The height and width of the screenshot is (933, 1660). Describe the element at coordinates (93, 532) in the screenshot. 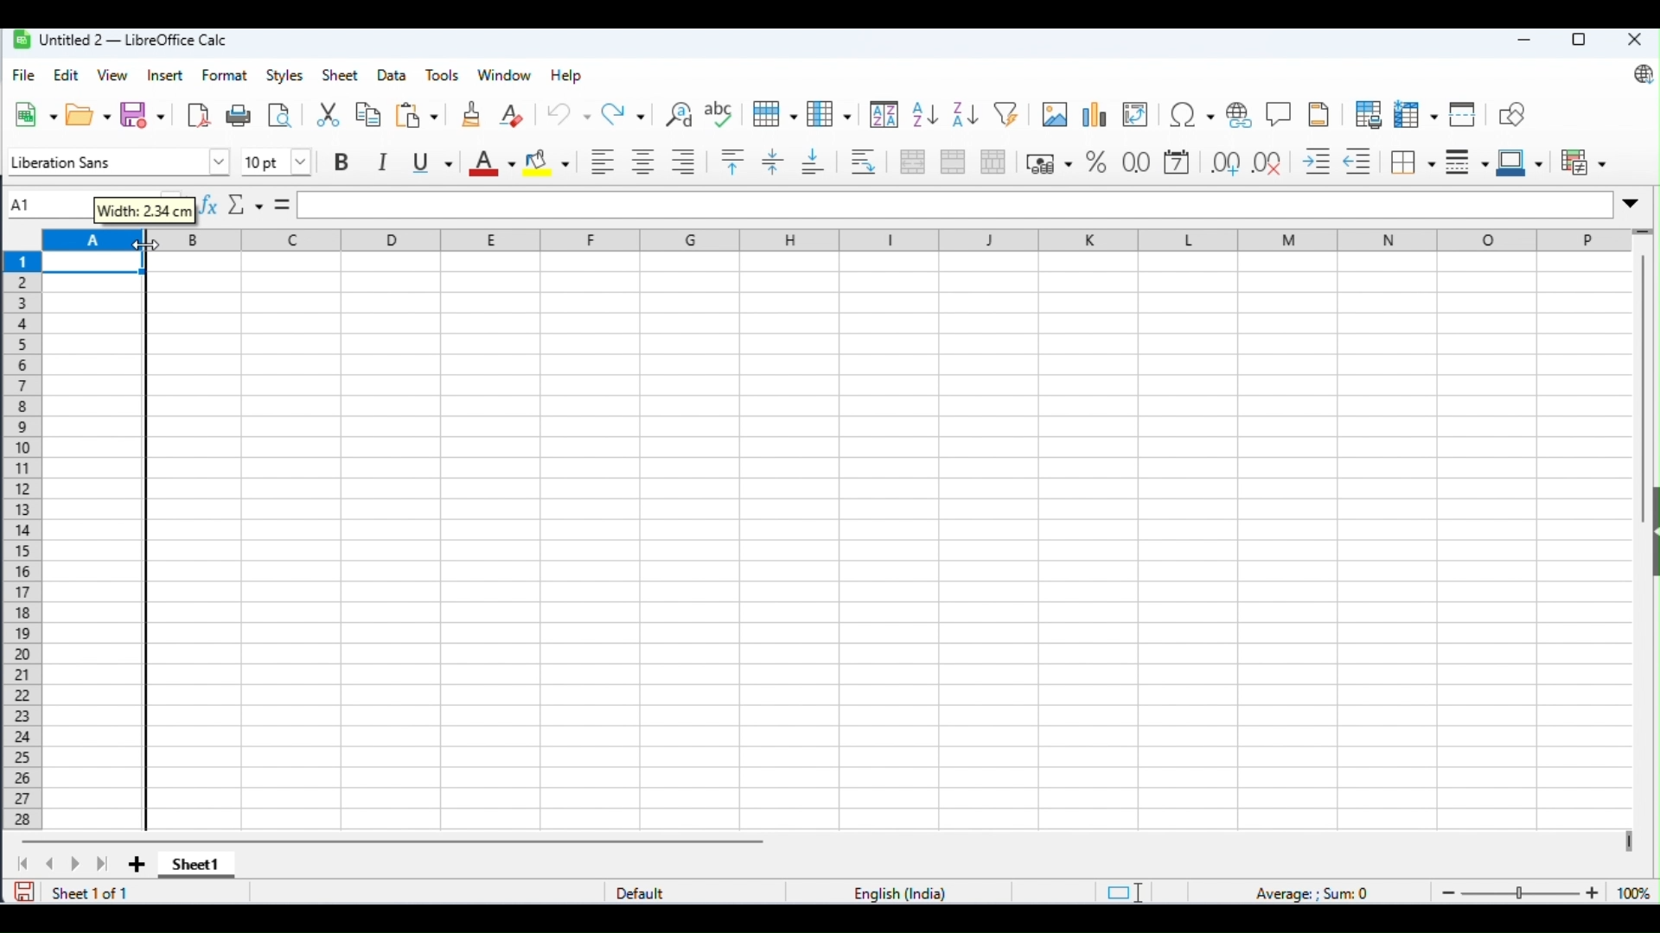

I see `A cell` at that location.